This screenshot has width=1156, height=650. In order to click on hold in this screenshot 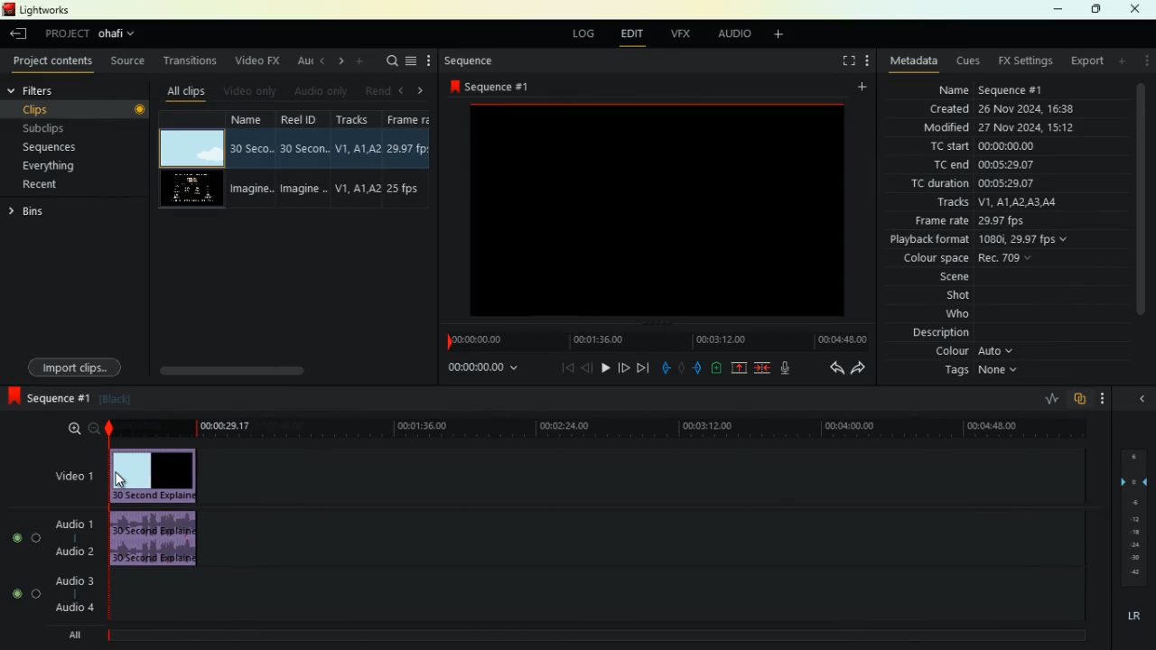, I will do `click(680, 368)`.